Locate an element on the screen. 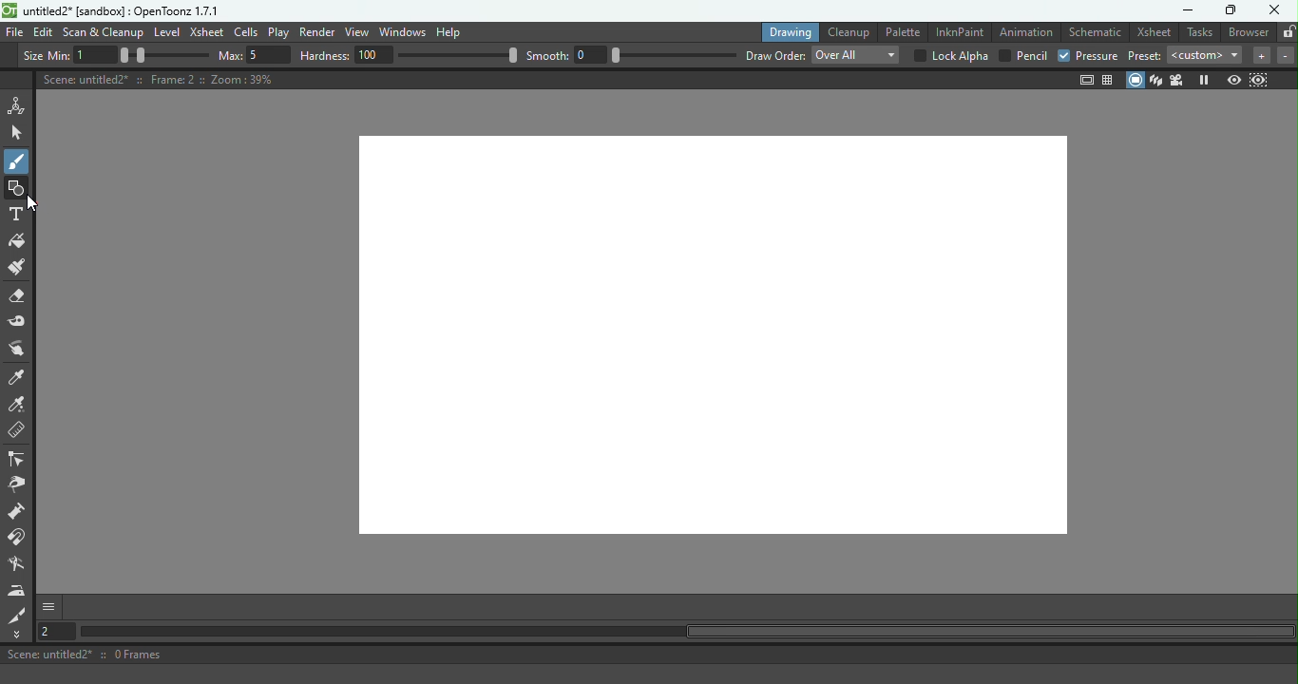 Image resolution: width=1298 pixels, height=684 pixels. Level is located at coordinates (166, 32).